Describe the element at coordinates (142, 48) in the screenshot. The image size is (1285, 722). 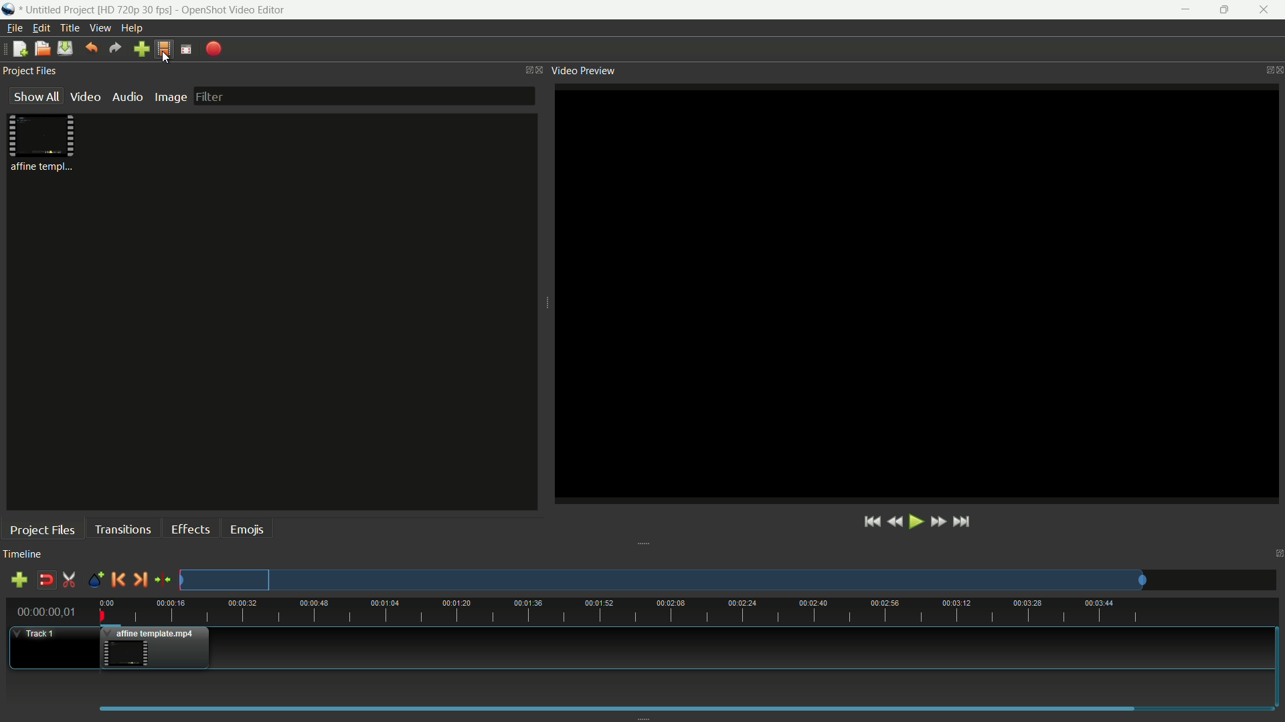
I see `import file` at that location.